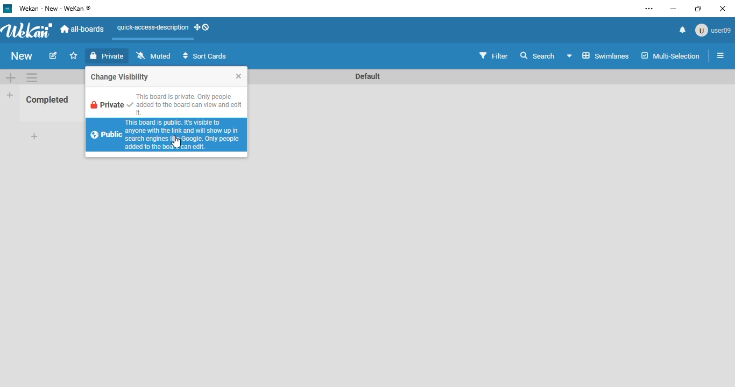  Describe the element at coordinates (720, 55) in the screenshot. I see `open sidebar or close sidebar` at that location.